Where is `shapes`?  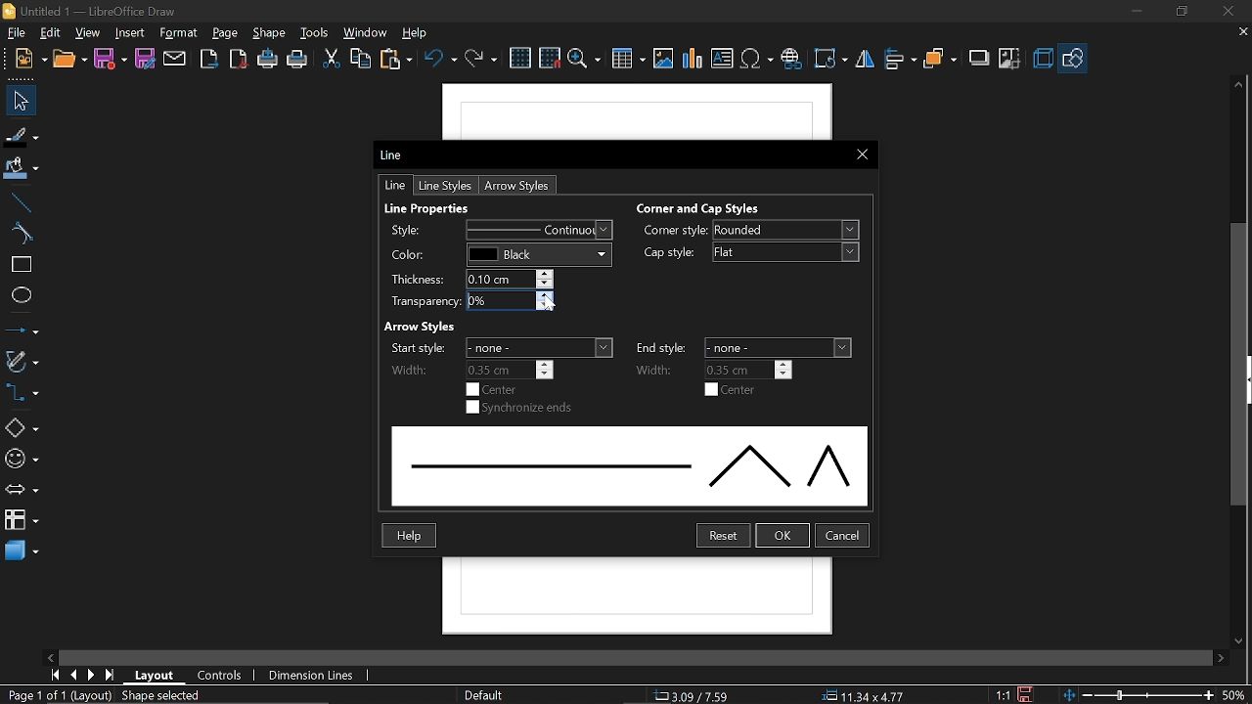 shapes is located at coordinates (1072, 57).